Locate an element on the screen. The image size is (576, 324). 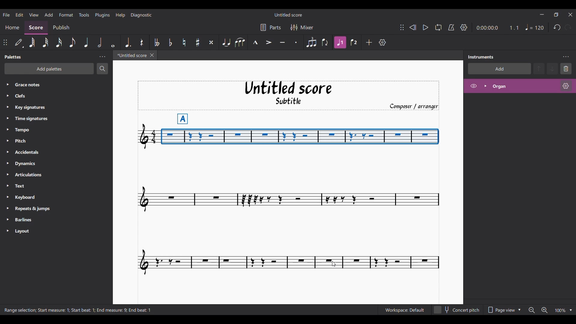
Plugins menu is located at coordinates (103, 15).